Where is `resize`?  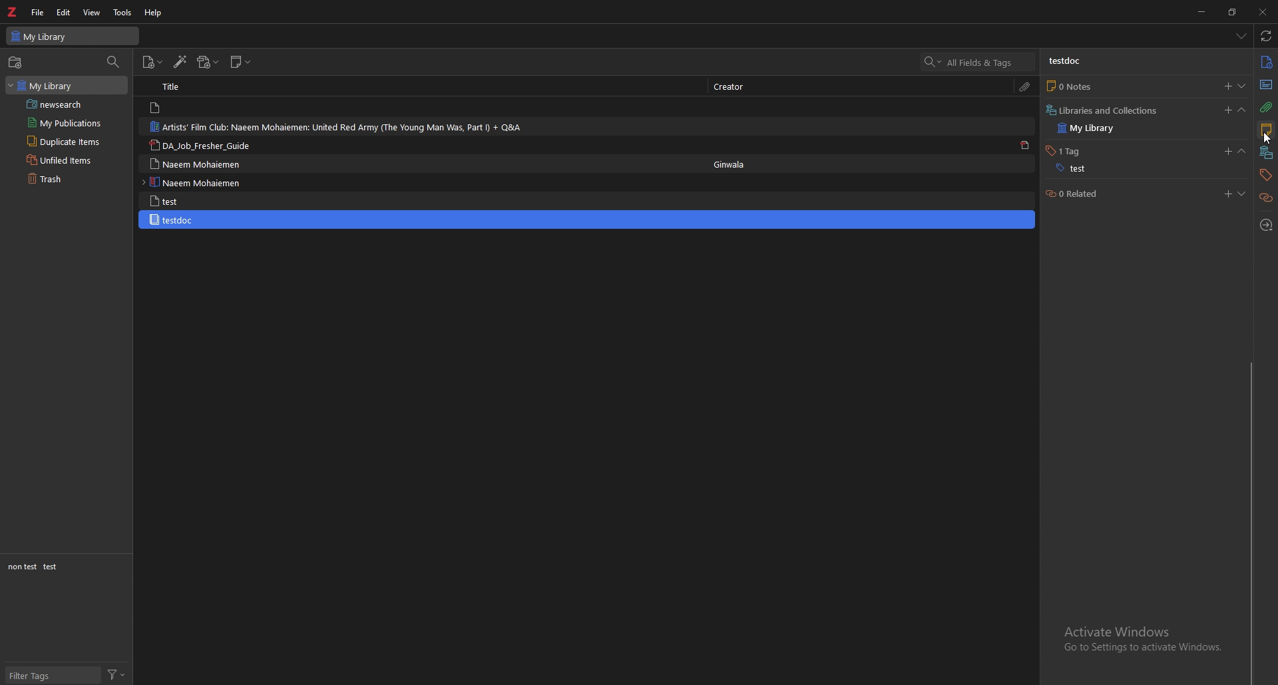
resize is located at coordinates (1231, 12).